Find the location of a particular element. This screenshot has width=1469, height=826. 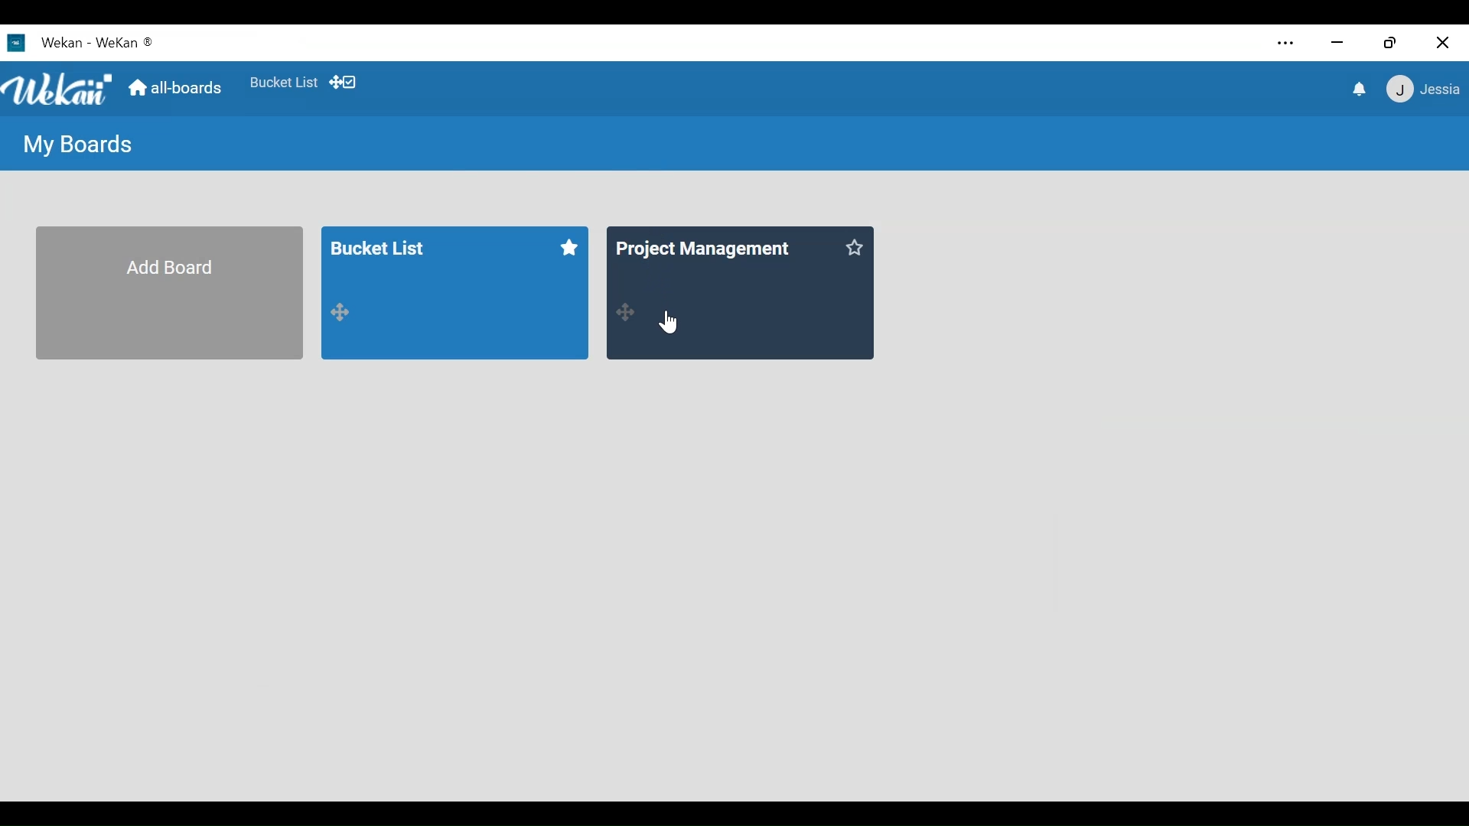

Restore is located at coordinates (1389, 41).